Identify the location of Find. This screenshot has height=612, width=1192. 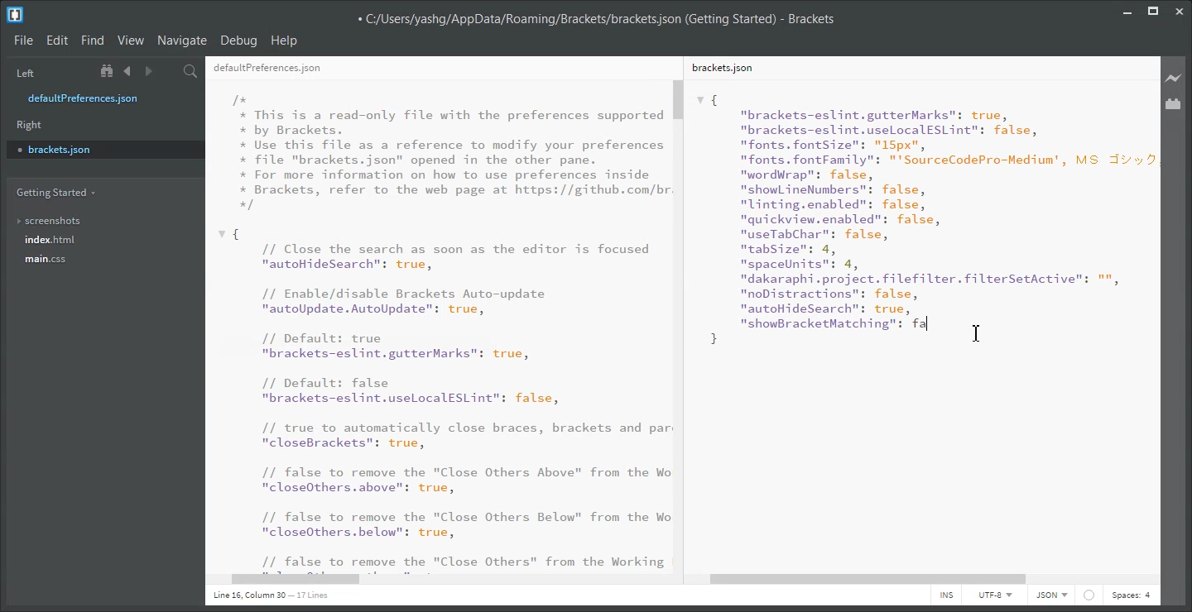
(93, 41).